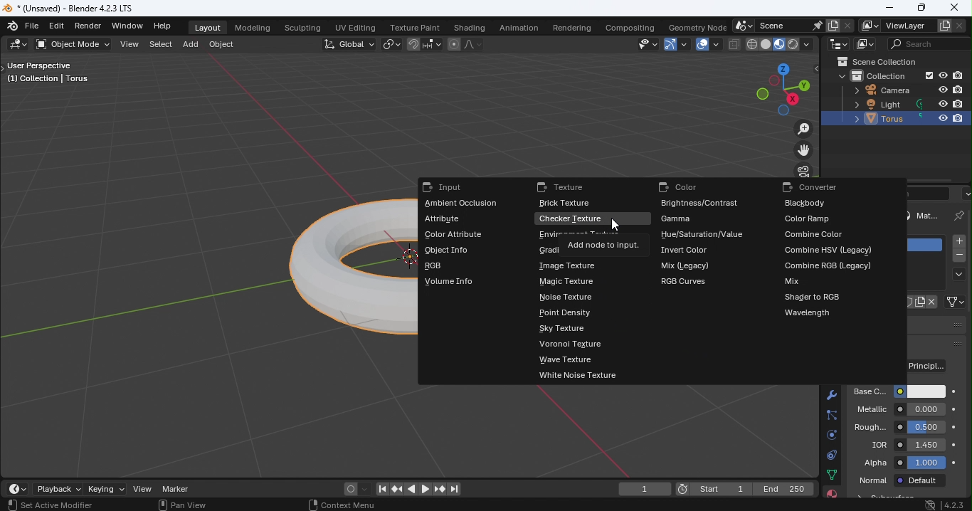 This screenshot has height=511, width=972. I want to click on View layer, so click(904, 25).